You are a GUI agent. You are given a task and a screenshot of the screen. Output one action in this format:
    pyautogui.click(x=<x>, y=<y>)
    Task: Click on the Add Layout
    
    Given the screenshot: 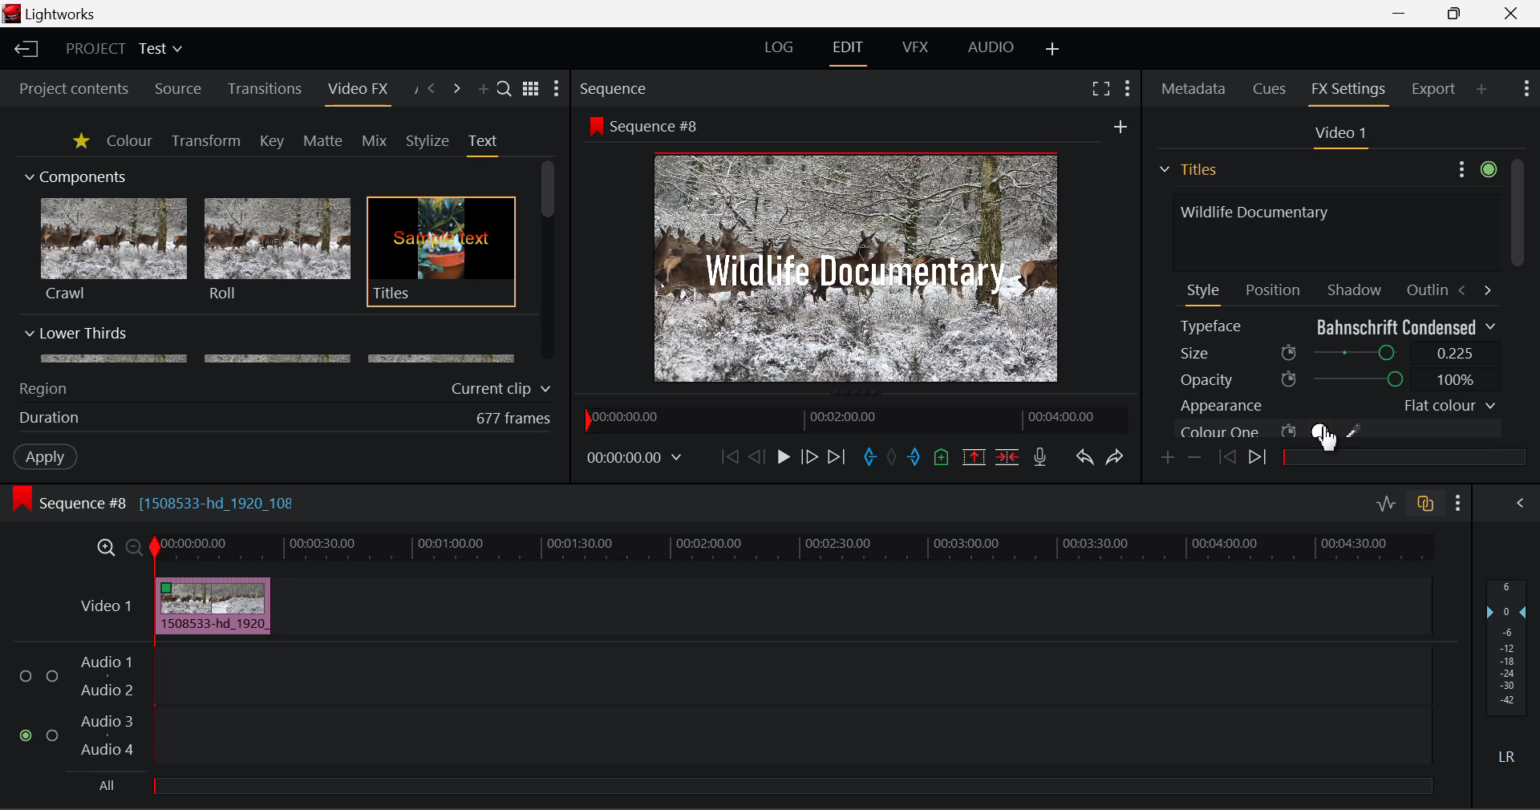 What is the action you would take?
    pyautogui.click(x=1055, y=51)
    